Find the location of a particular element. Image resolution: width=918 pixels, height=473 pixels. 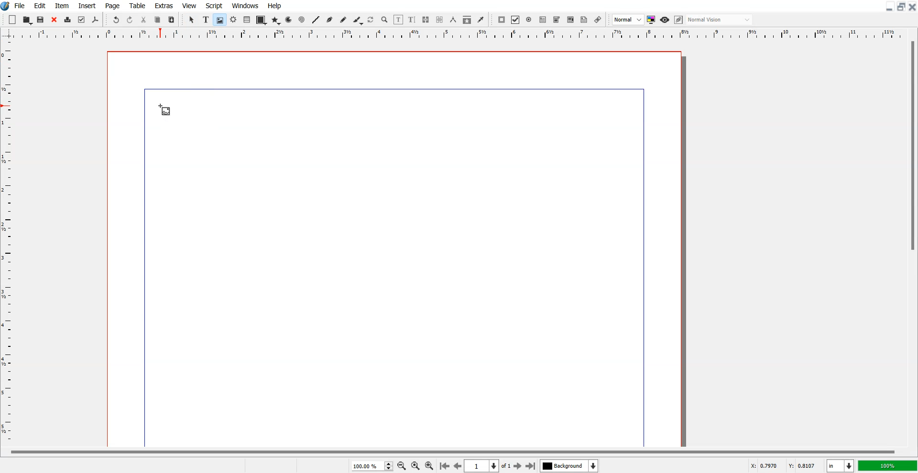

Arc is located at coordinates (289, 20).